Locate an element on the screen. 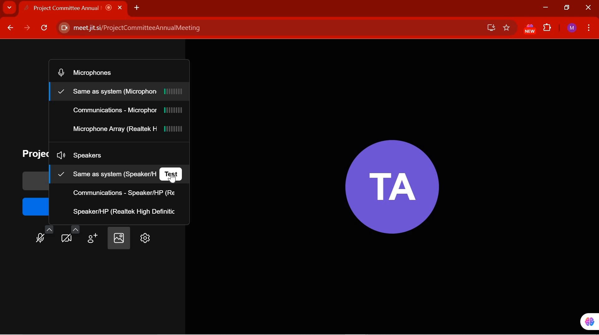 The image size is (599, 335). Speakers is located at coordinates (88, 156).